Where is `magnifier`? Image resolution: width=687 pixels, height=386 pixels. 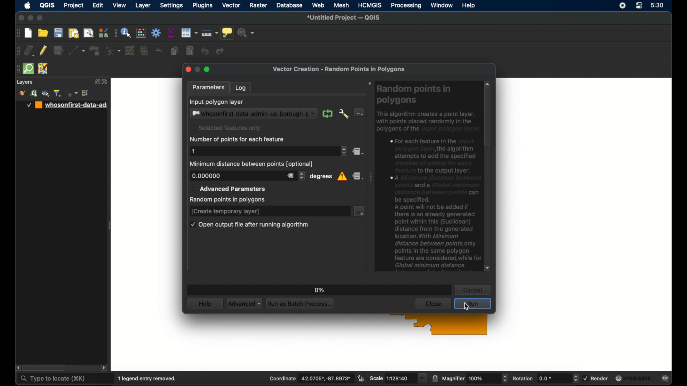
magnifier is located at coordinates (475, 378).